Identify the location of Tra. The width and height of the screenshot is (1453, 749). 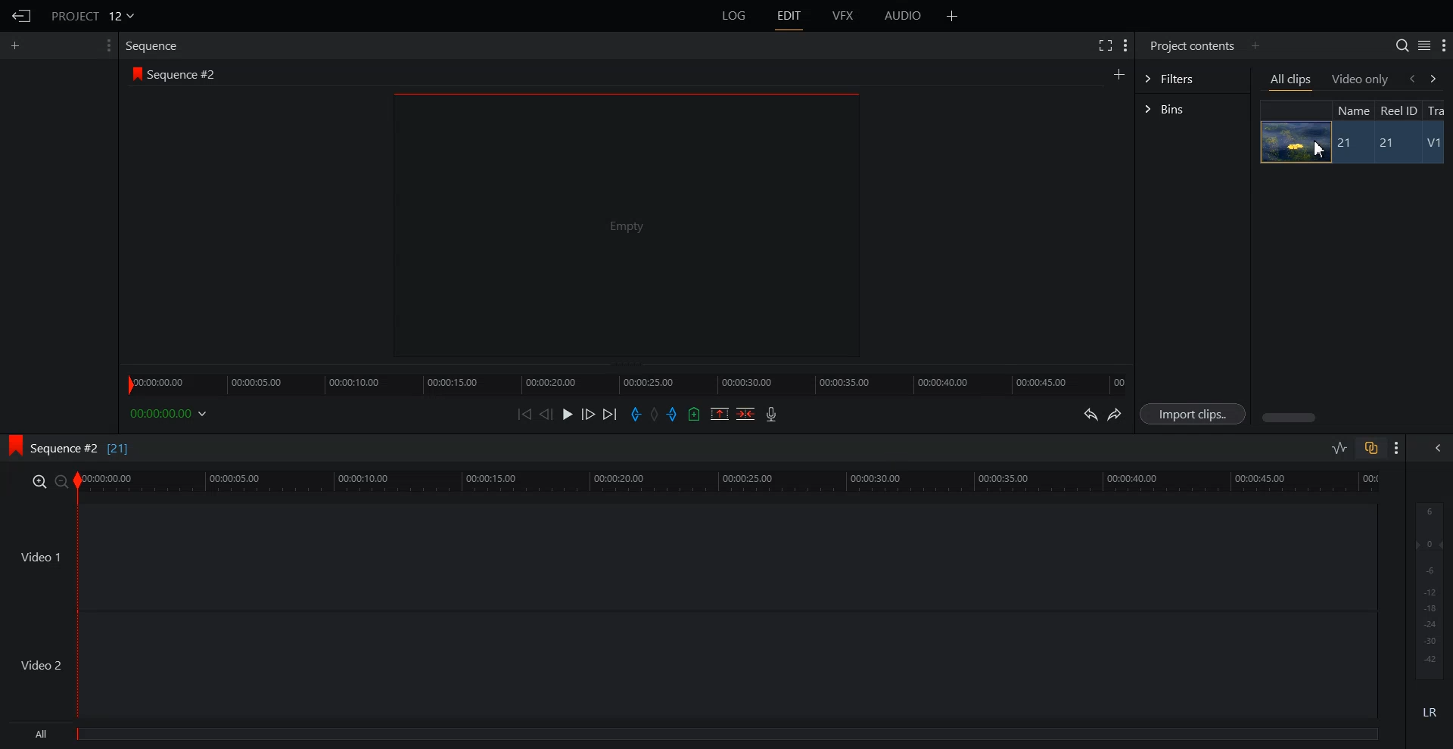
(1438, 110).